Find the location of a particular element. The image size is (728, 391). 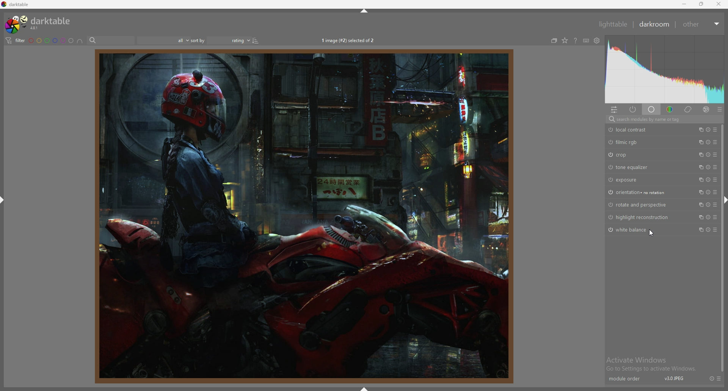

reset is located at coordinates (708, 167).